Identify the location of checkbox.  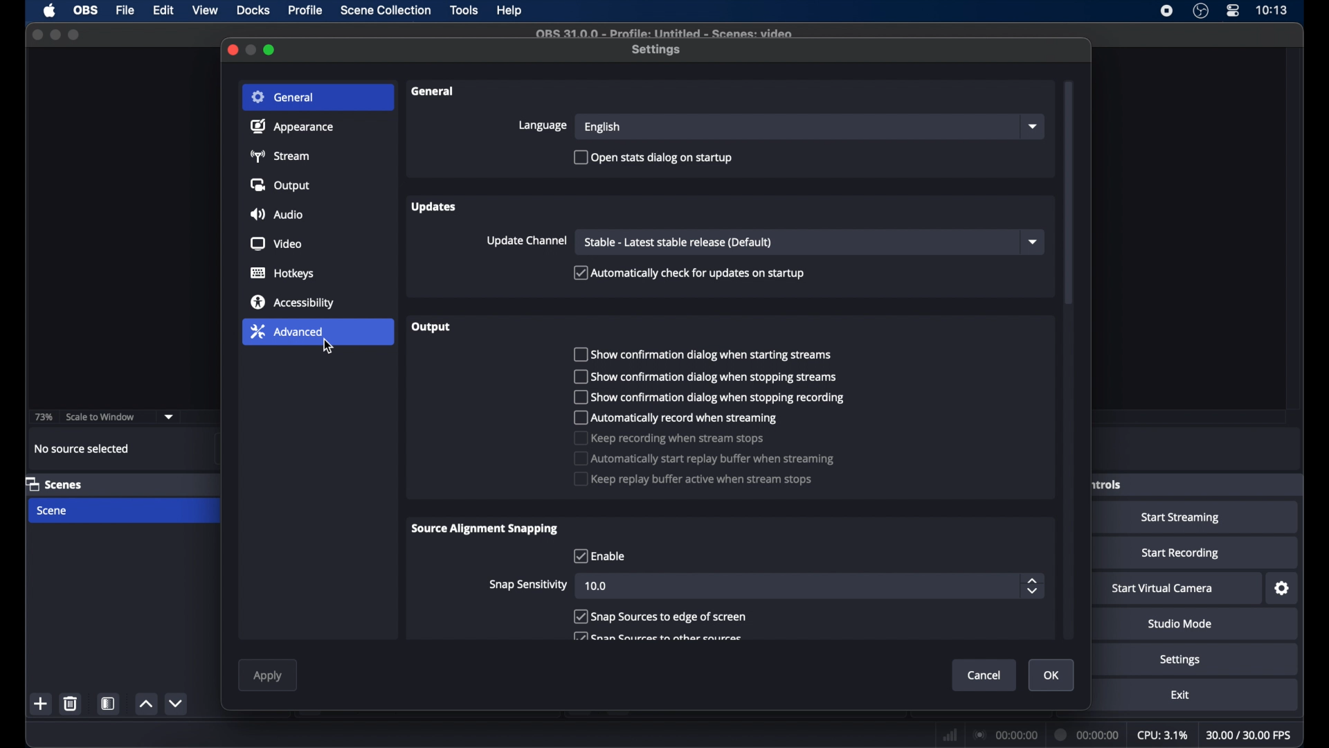
(710, 397).